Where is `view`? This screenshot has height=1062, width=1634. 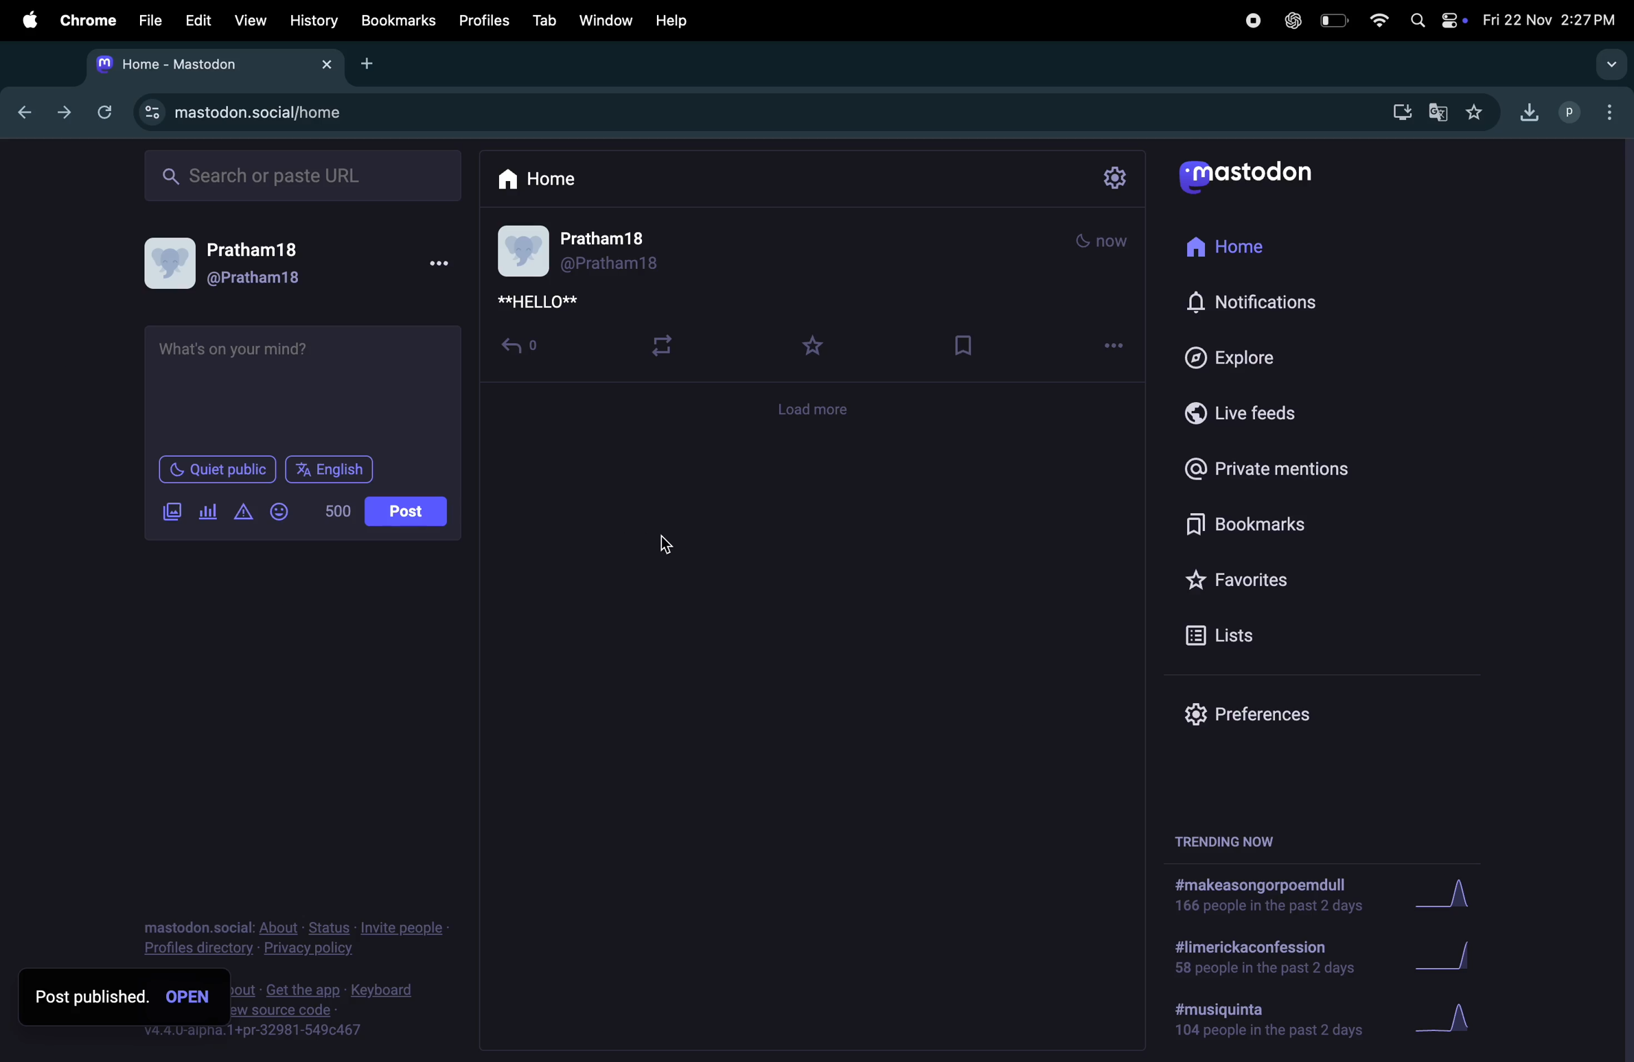 view is located at coordinates (249, 19).